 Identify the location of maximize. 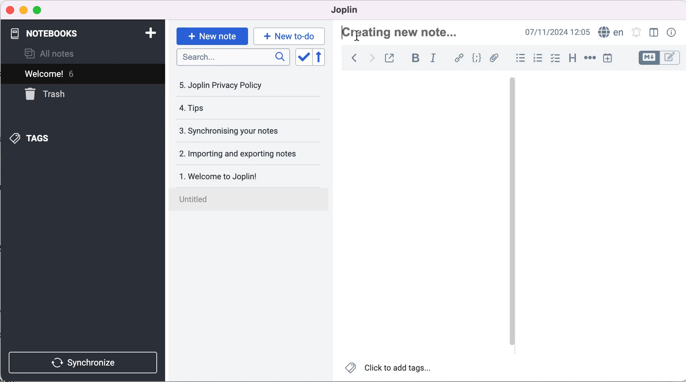
(39, 10).